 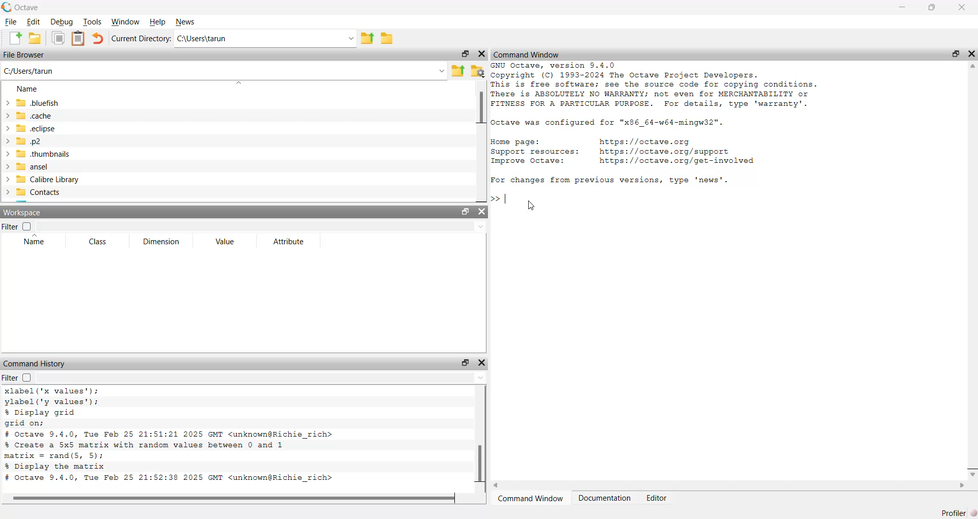 I want to click on drop down, so click(x=348, y=38).